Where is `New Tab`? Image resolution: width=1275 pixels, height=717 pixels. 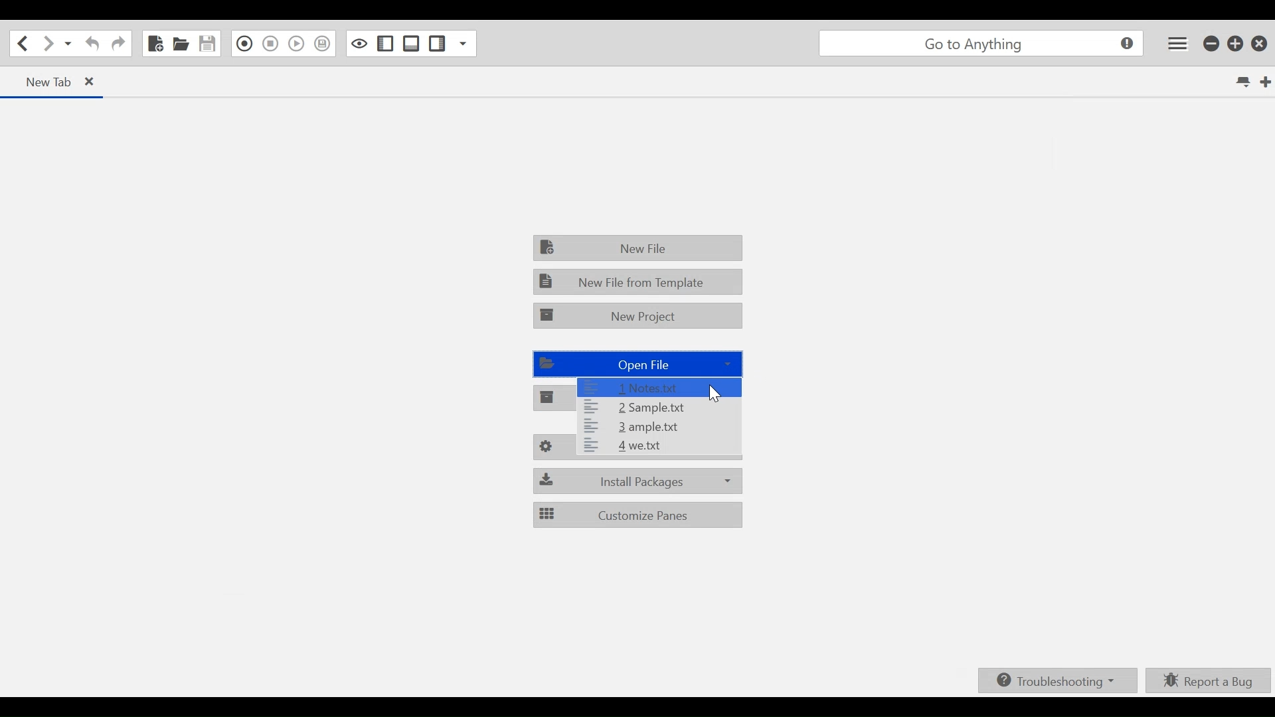
New Tab is located at coordinates (1266, 82).